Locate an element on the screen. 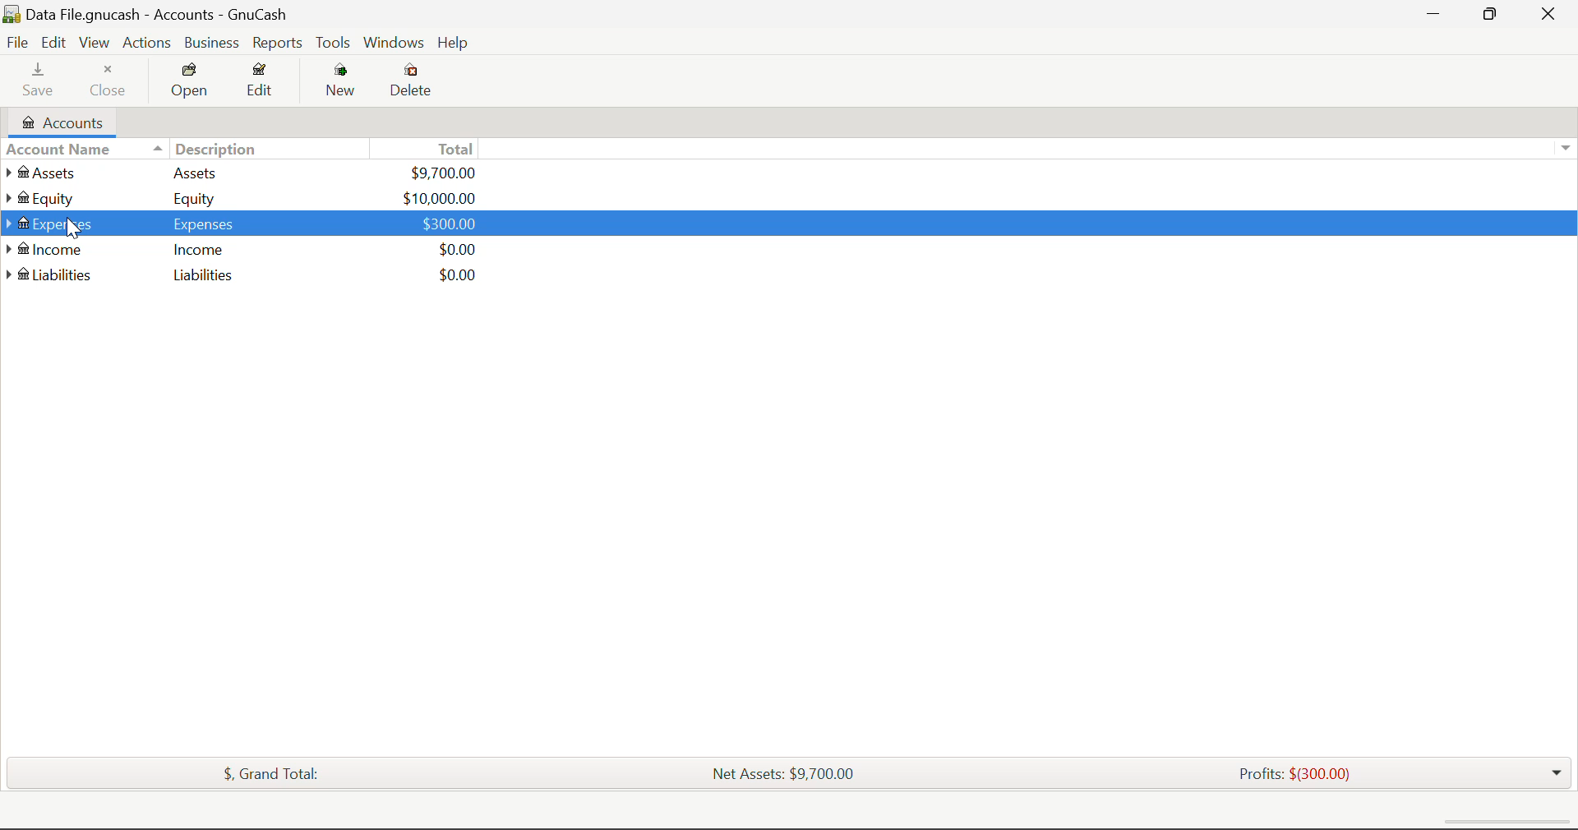 The width and height of the screenshot is (1578, 830). New is located at coordinates (342, 84).